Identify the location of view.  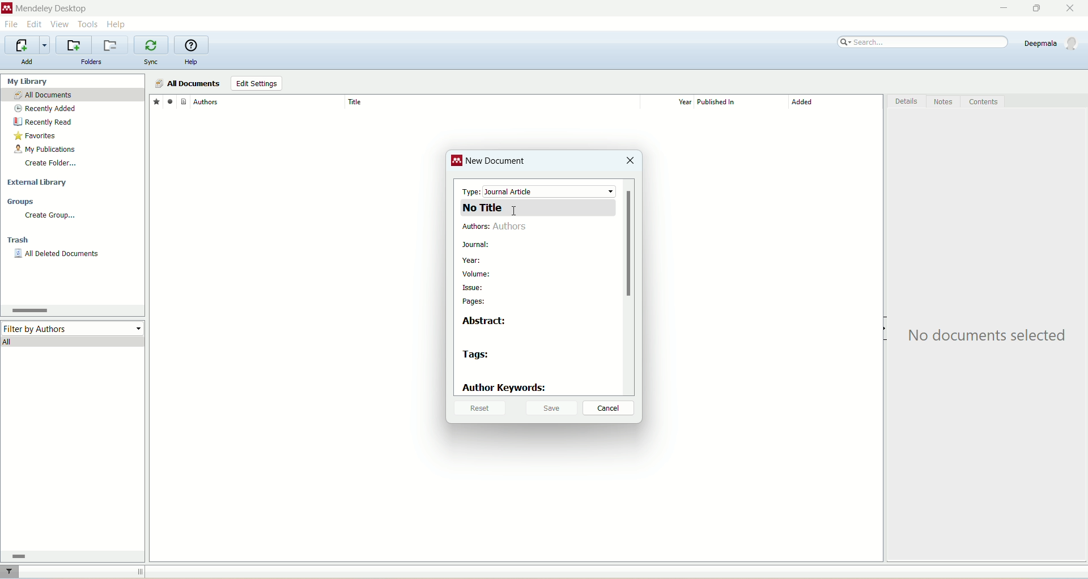
(61, 24).